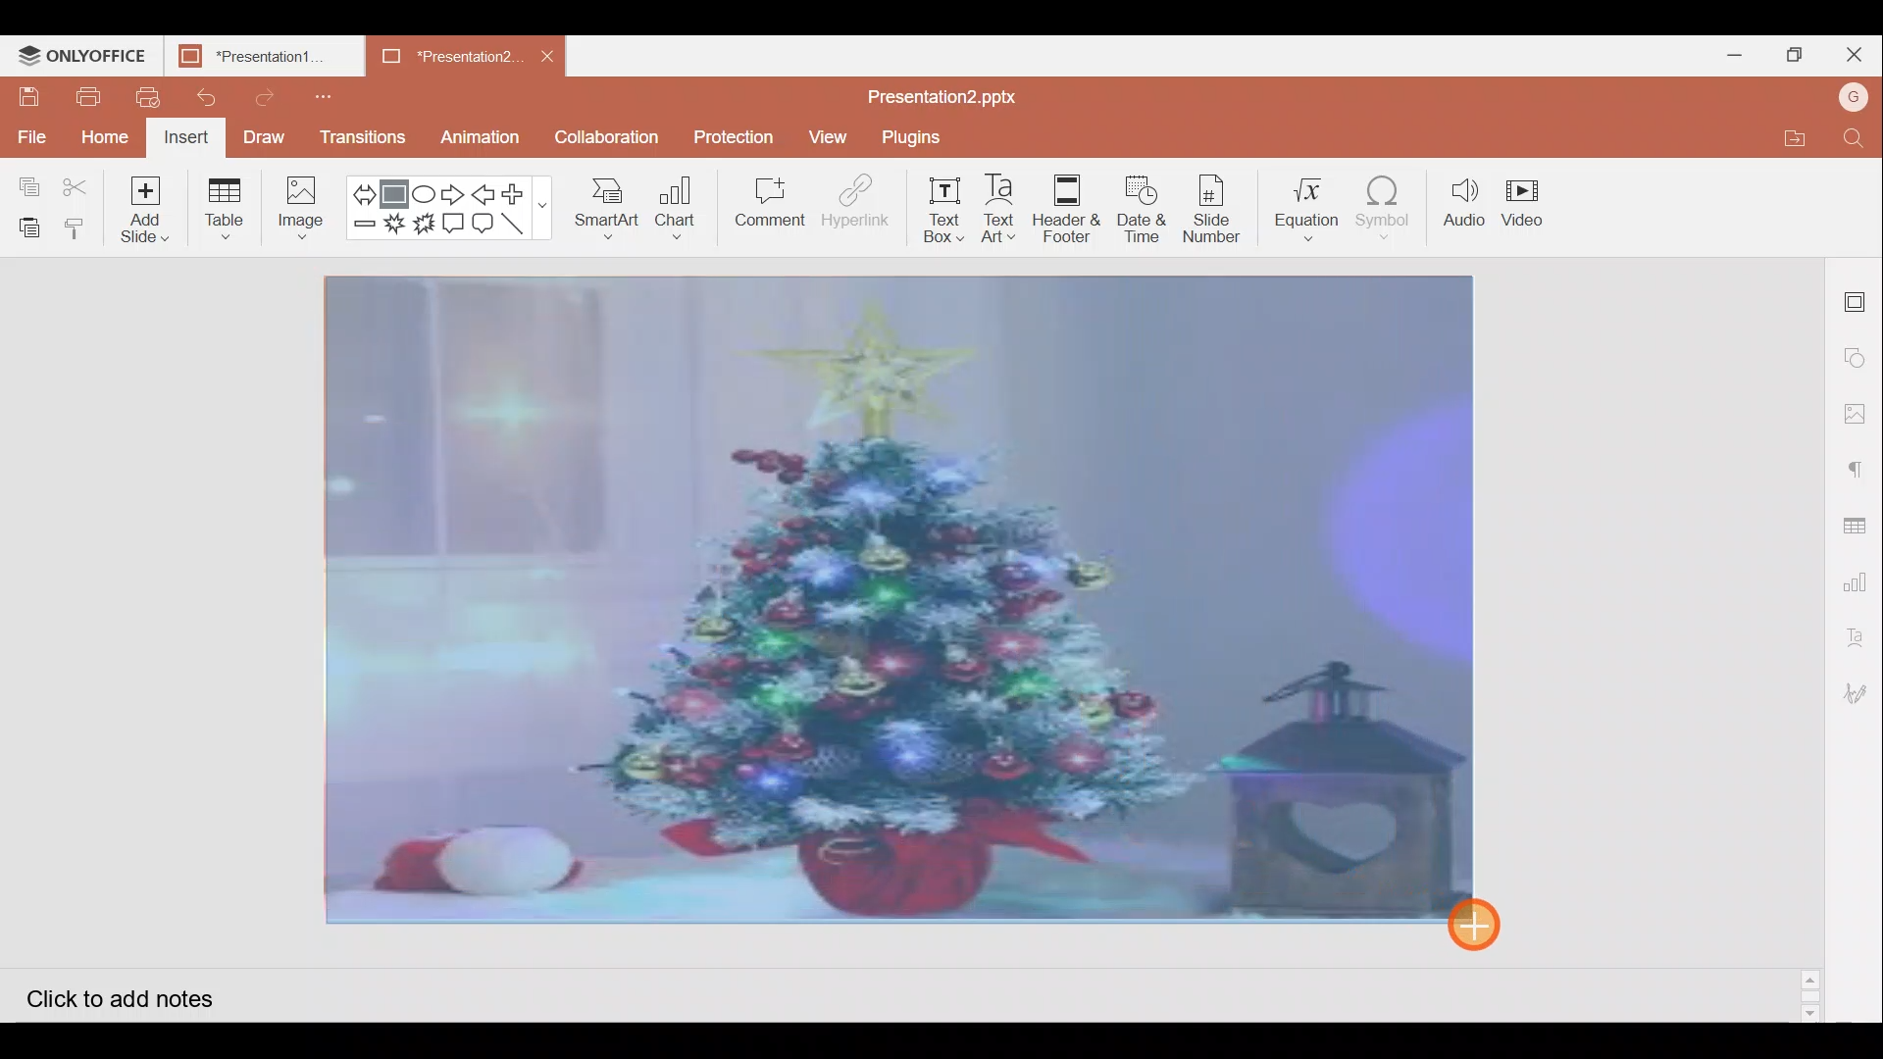 Image resolution: width=1883 pixels, height=1059 pixels. Describe the element at coordinates (28, 97) in the screenshot. I see `Save` at that location.